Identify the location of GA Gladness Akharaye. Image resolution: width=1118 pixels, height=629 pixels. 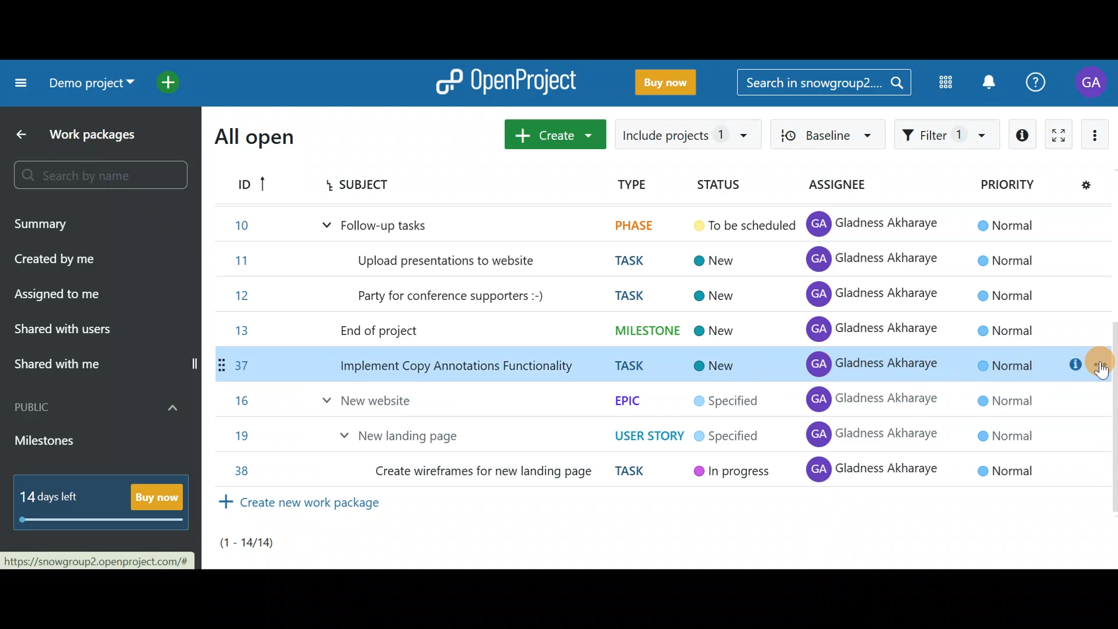
(865, 259).